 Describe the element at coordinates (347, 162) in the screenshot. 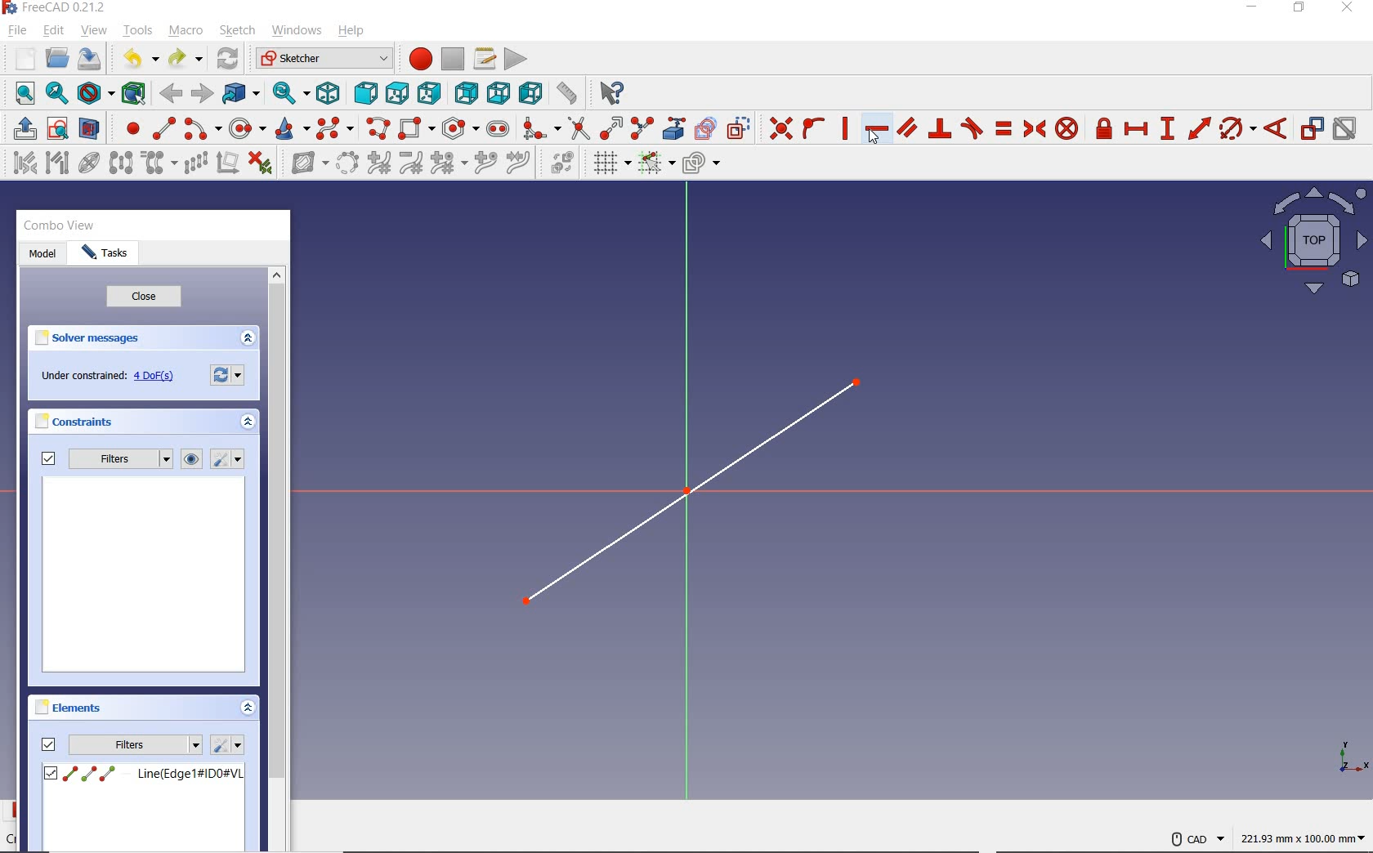

I see `CONVERT GEOMETRY TO B-SPLINE` at that location.